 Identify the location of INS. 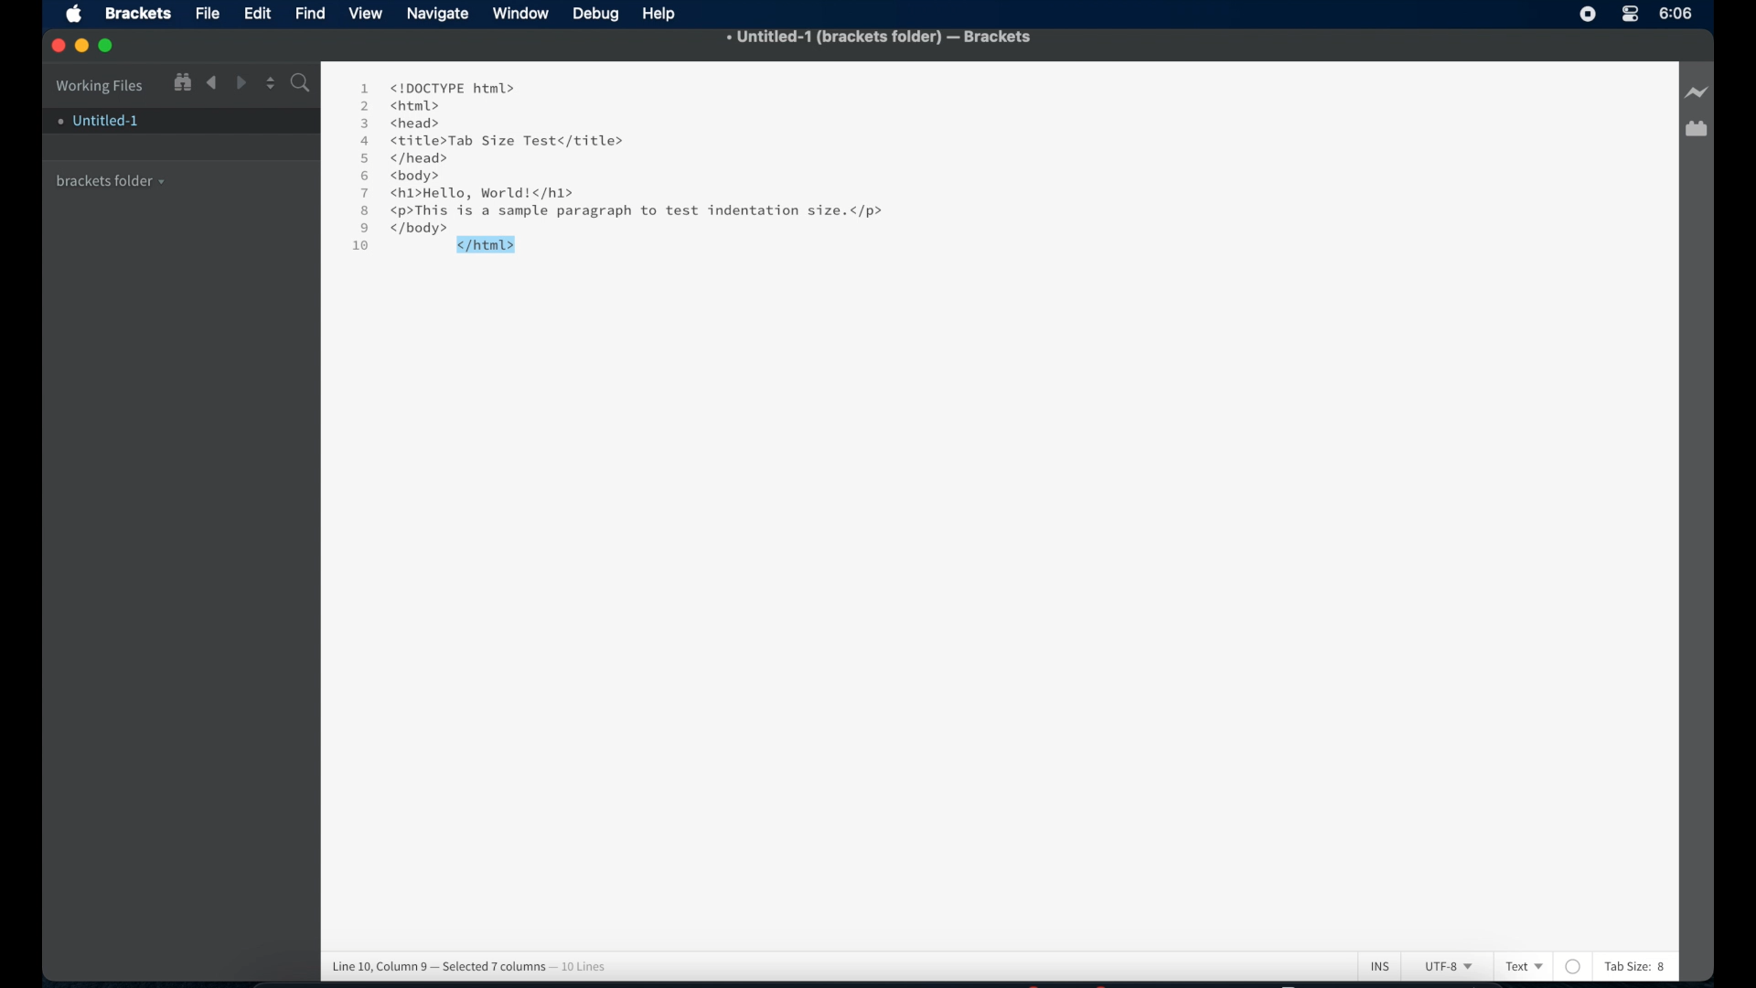
(1380, 965).